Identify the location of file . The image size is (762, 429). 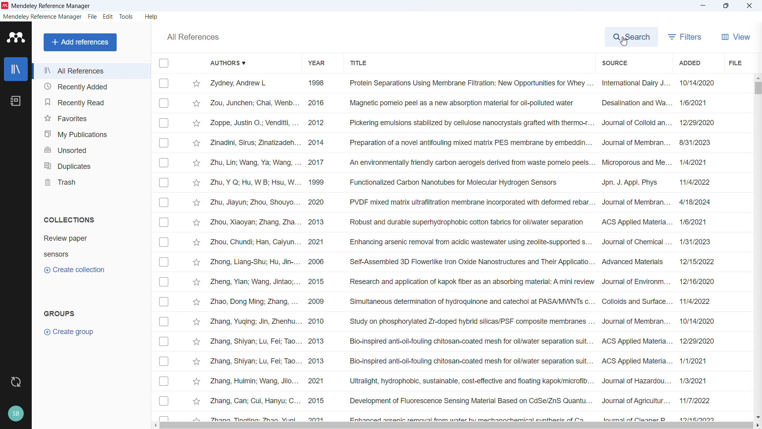
(735, 62).